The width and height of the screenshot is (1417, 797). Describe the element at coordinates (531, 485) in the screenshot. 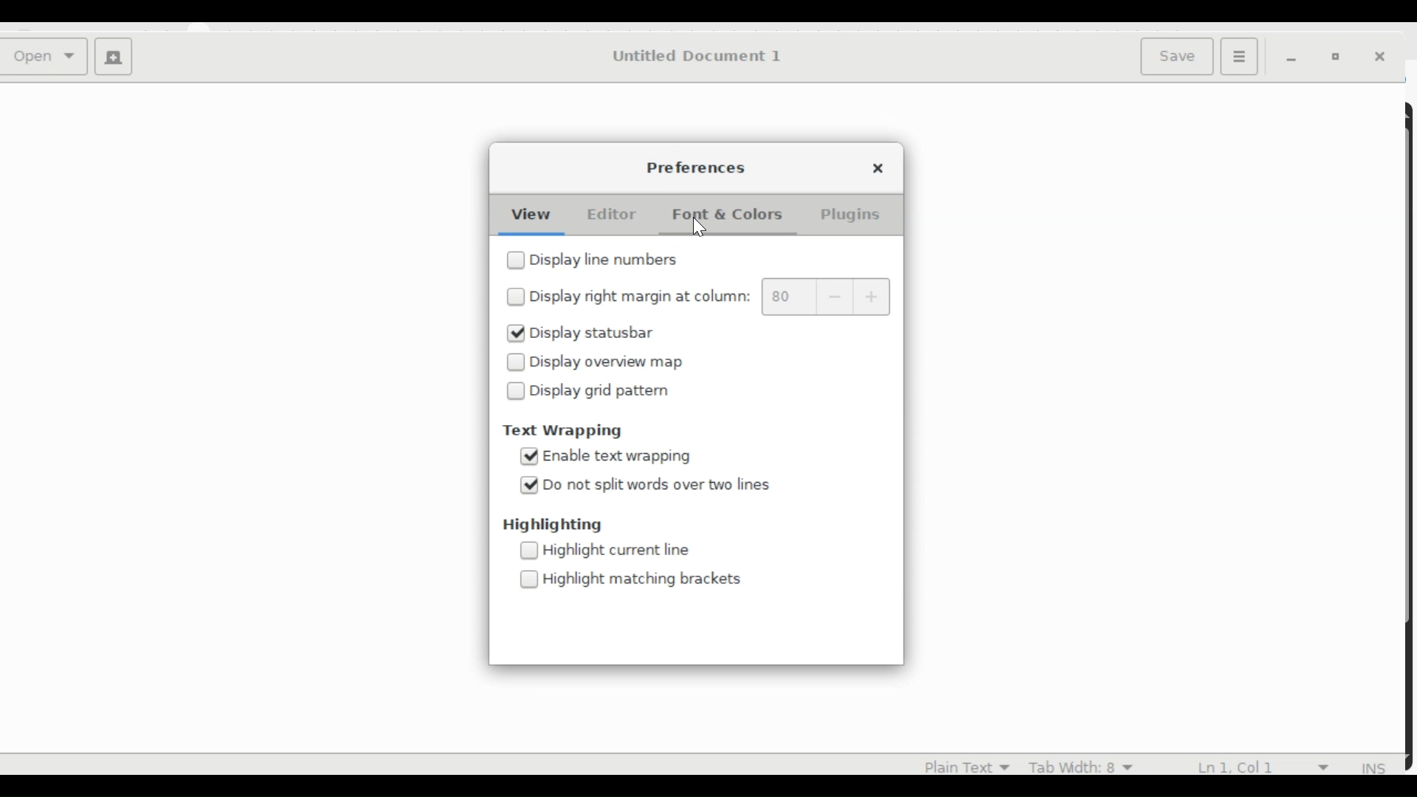

I see `checked checkbox` at that location.